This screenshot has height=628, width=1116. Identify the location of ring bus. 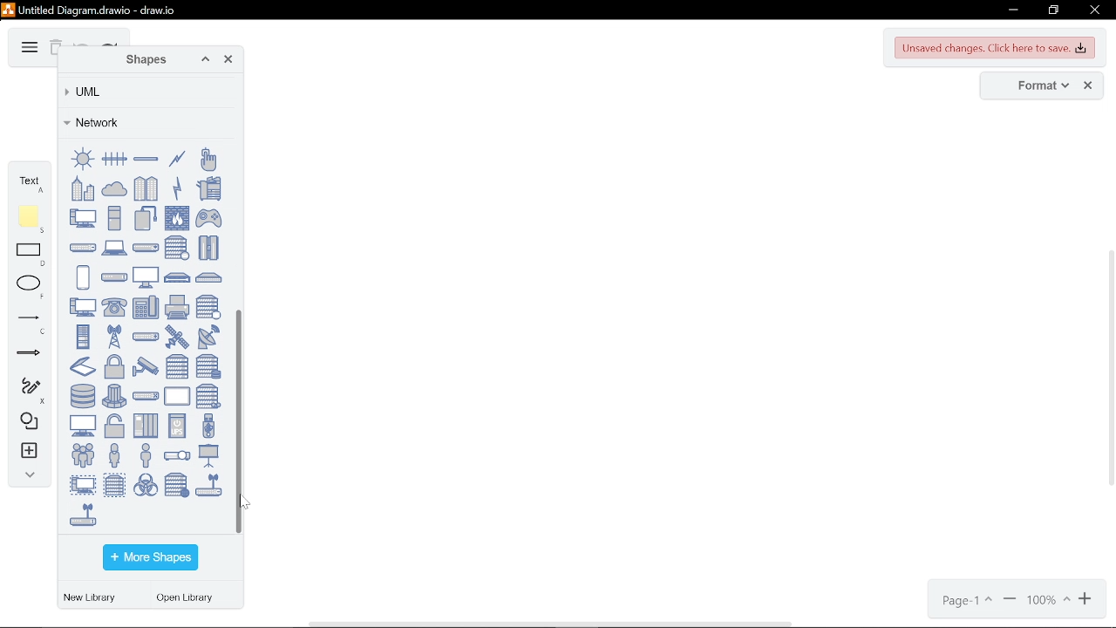
(83, 159).